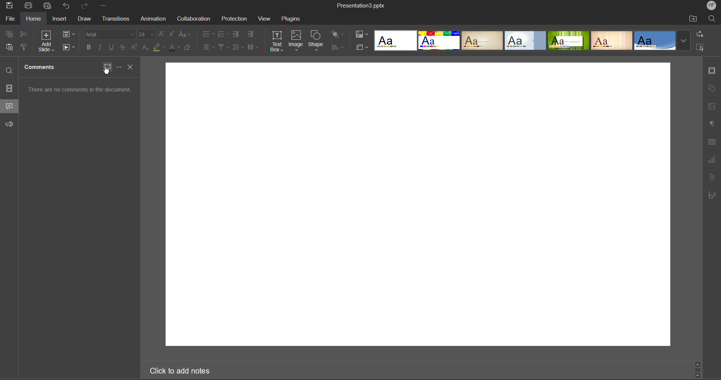 The image size is (721, 380). Describe the element at coordinates (30, 5) in the screenshot. I see `Print` at that location.